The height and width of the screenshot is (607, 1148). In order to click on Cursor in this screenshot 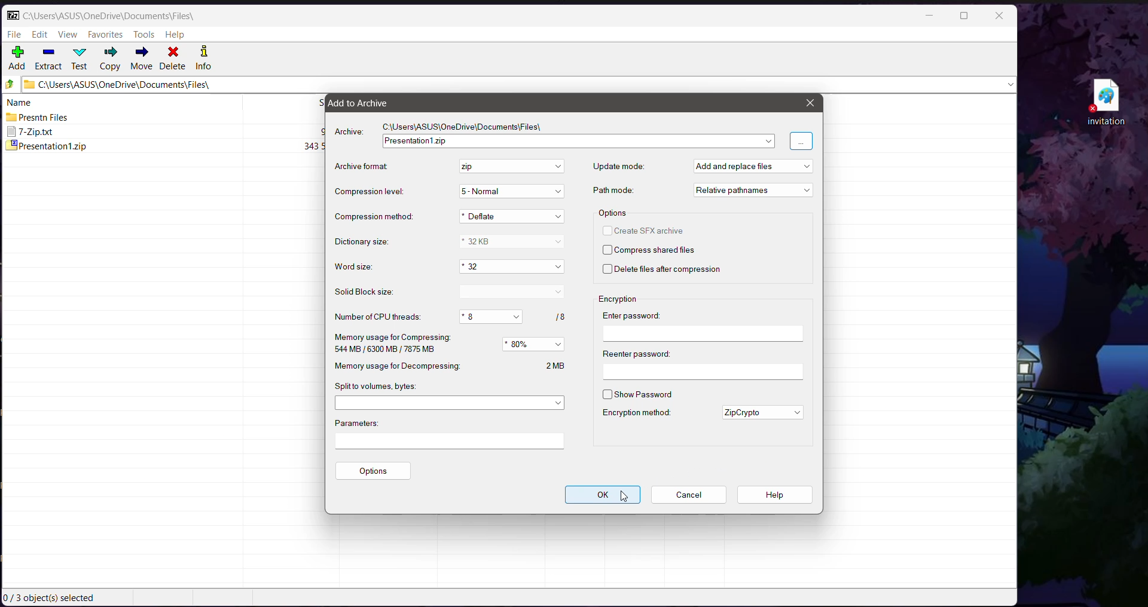, I will do `click(622, 499)`.